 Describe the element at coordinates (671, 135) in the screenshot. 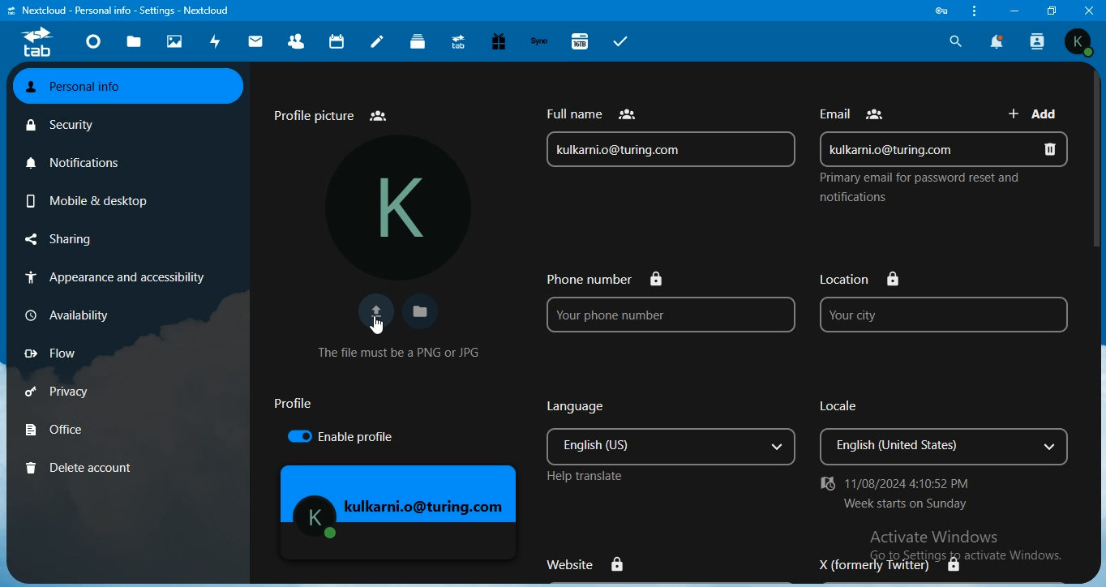

I see `full name` at that location.